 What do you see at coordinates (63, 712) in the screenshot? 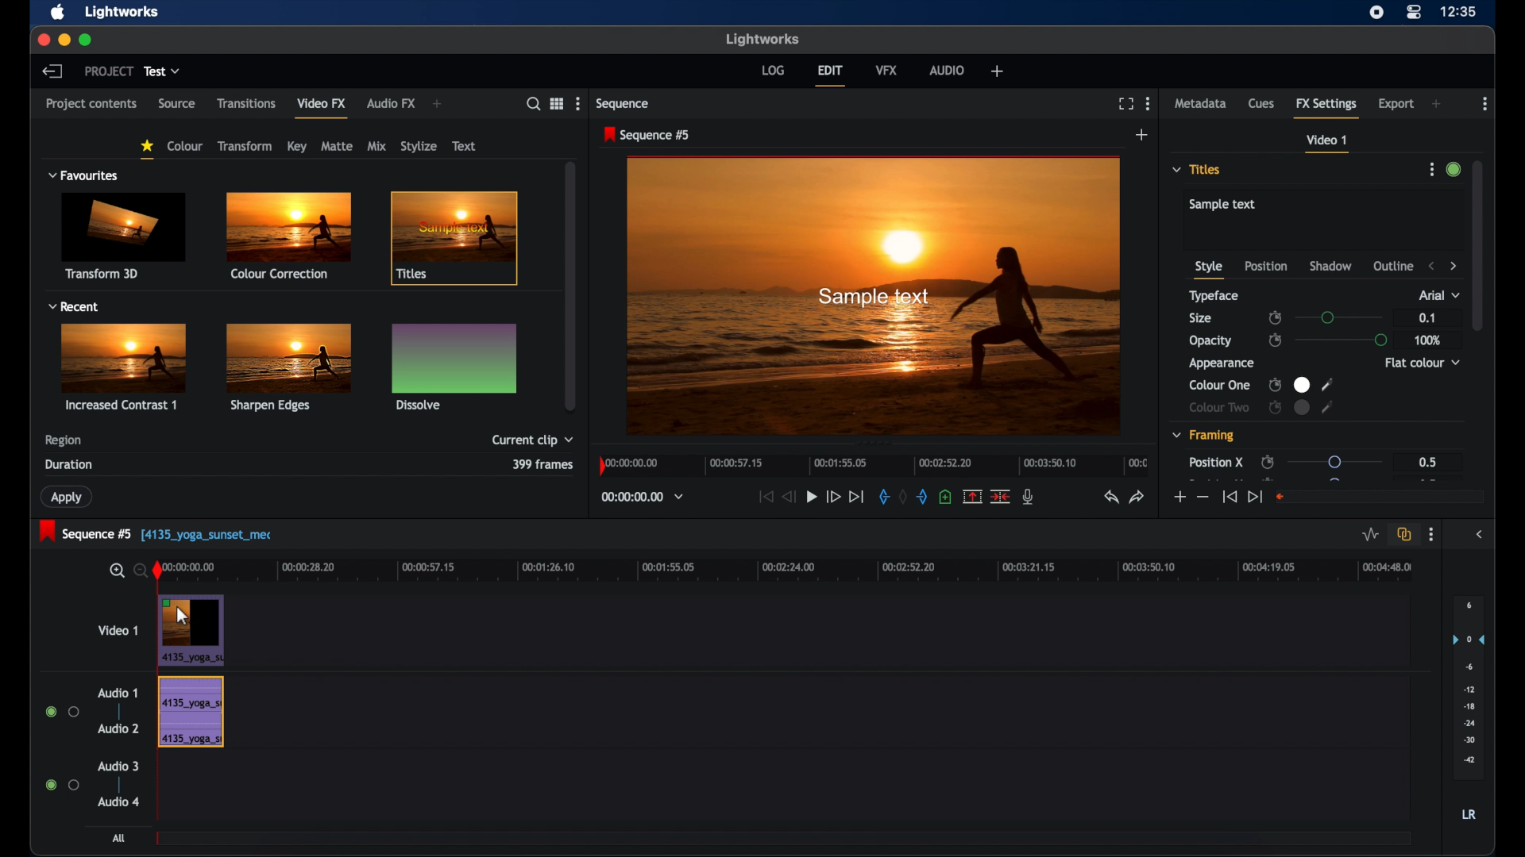
I see `radio buttons` at bounding box center [63, 712].